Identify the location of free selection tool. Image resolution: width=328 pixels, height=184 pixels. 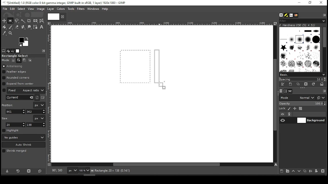
(17, 21).